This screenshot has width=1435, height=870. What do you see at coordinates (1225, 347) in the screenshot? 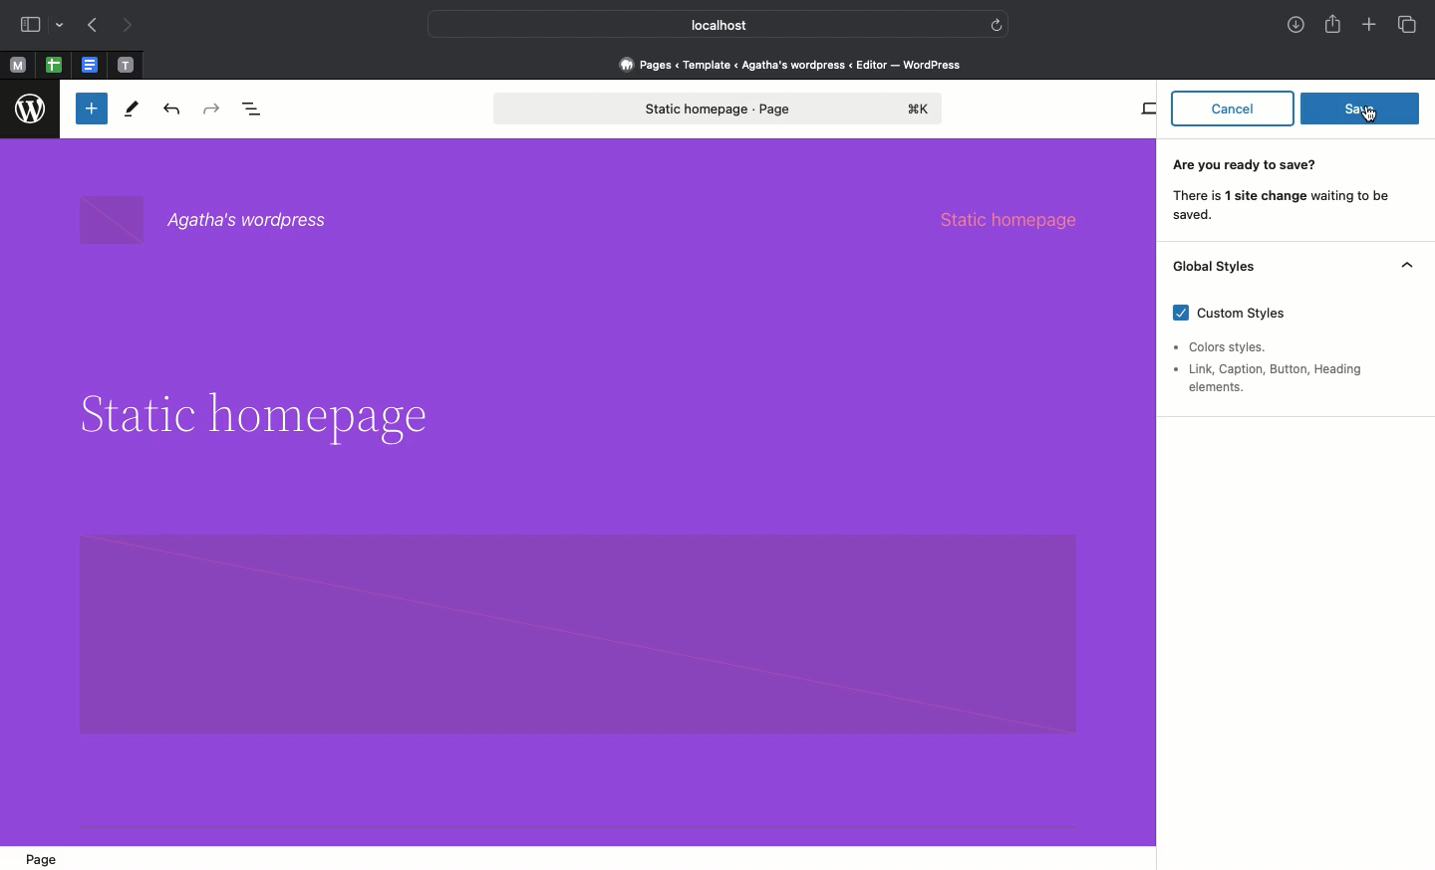
I see `Color styles` at bounding box center [1225, 347].